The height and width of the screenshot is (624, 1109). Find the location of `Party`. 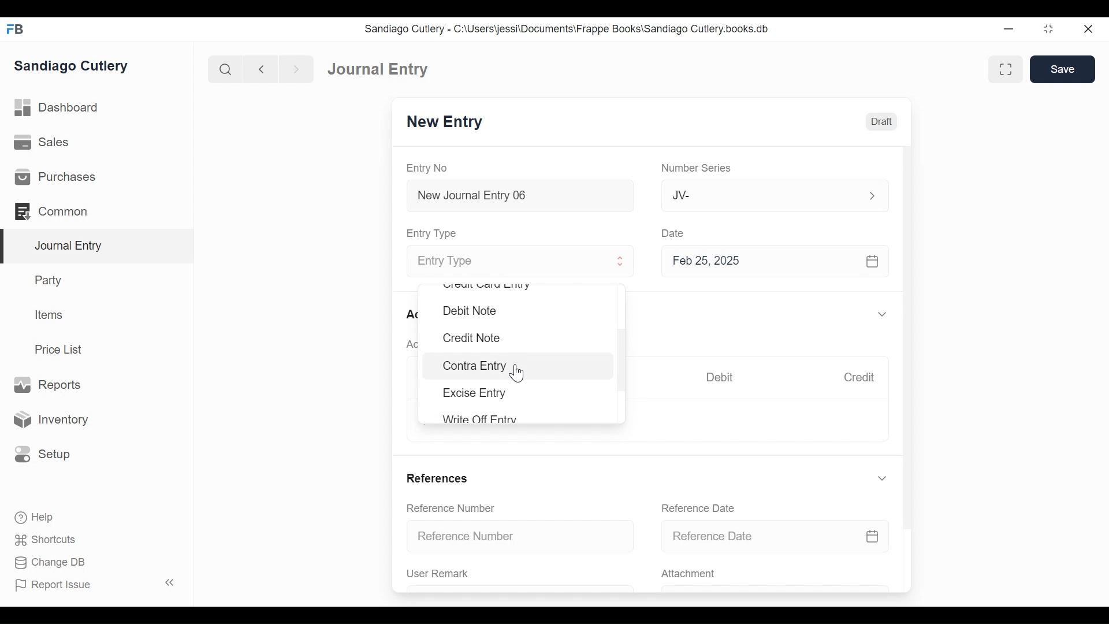

Party is located at coordinates (51, 280).